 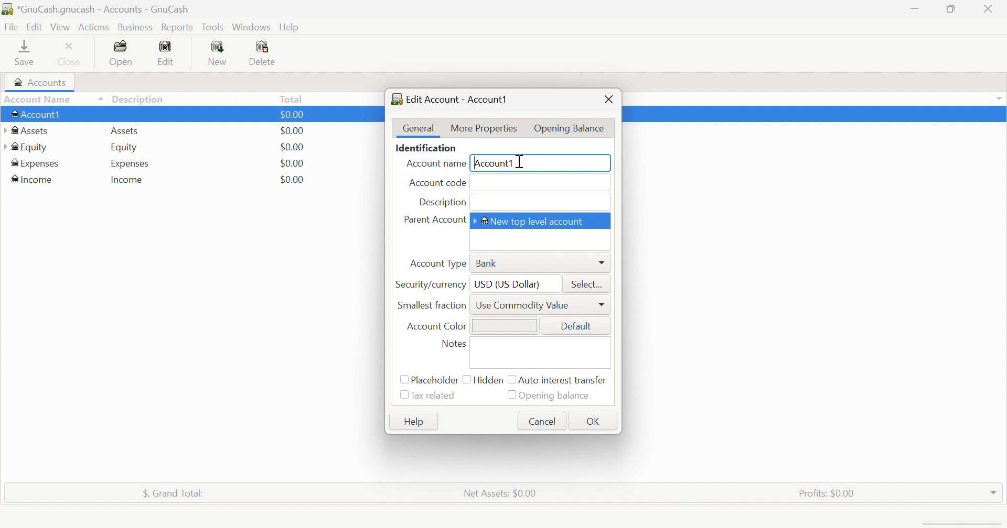 I want to click on Default, so click(x=575, y=327).